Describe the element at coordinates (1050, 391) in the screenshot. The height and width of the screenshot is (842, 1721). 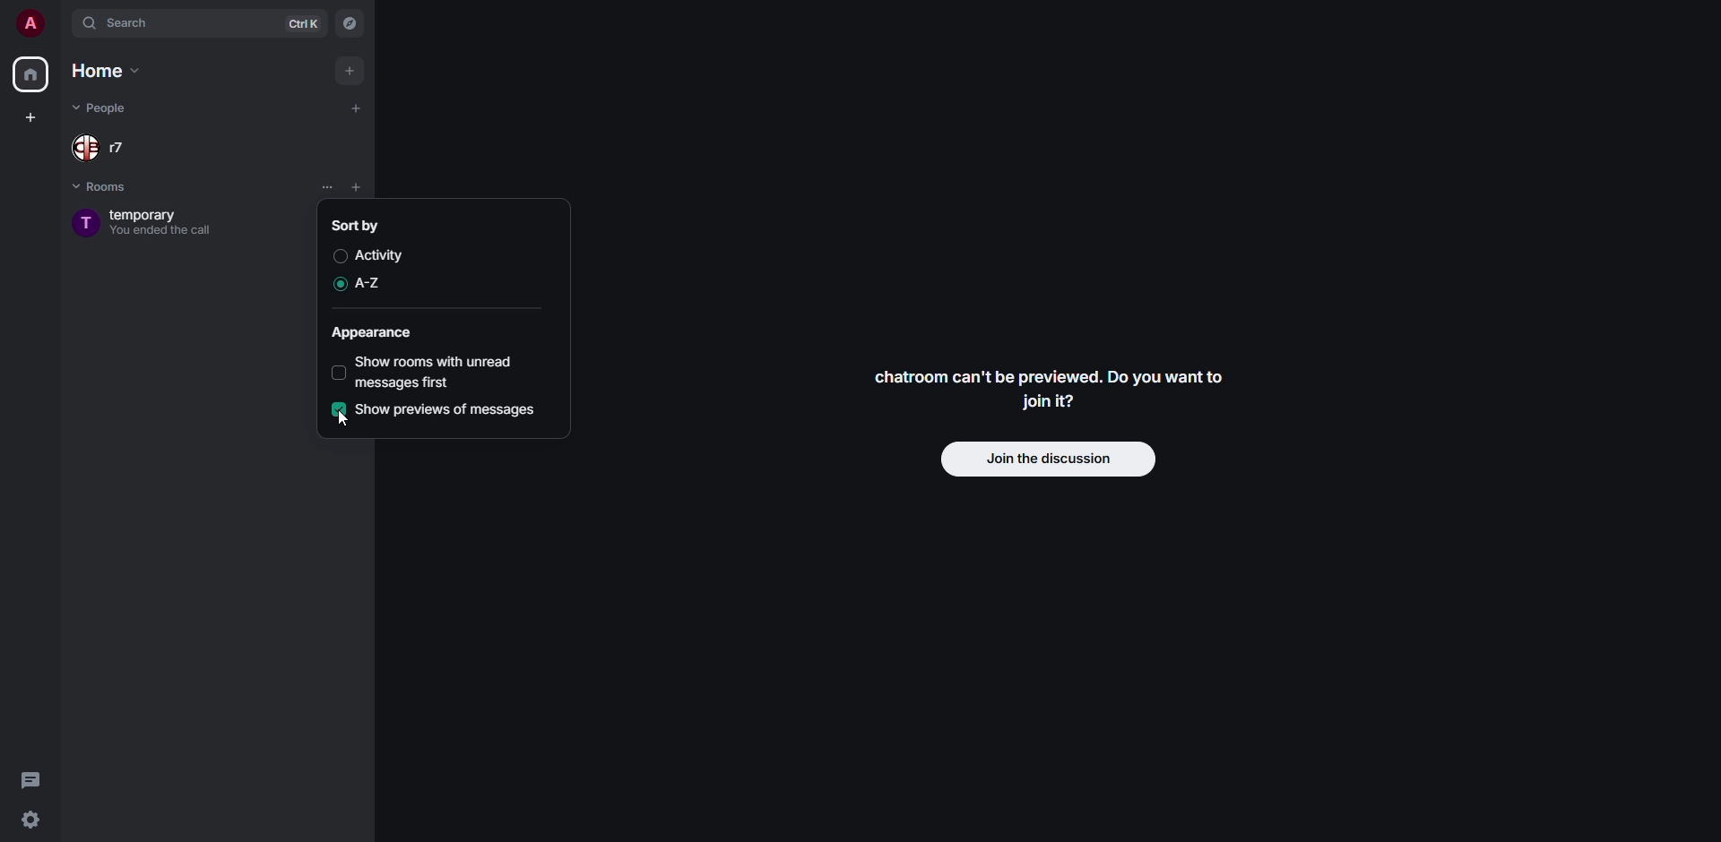
I see `chatroom can't be previewed.` at that location.